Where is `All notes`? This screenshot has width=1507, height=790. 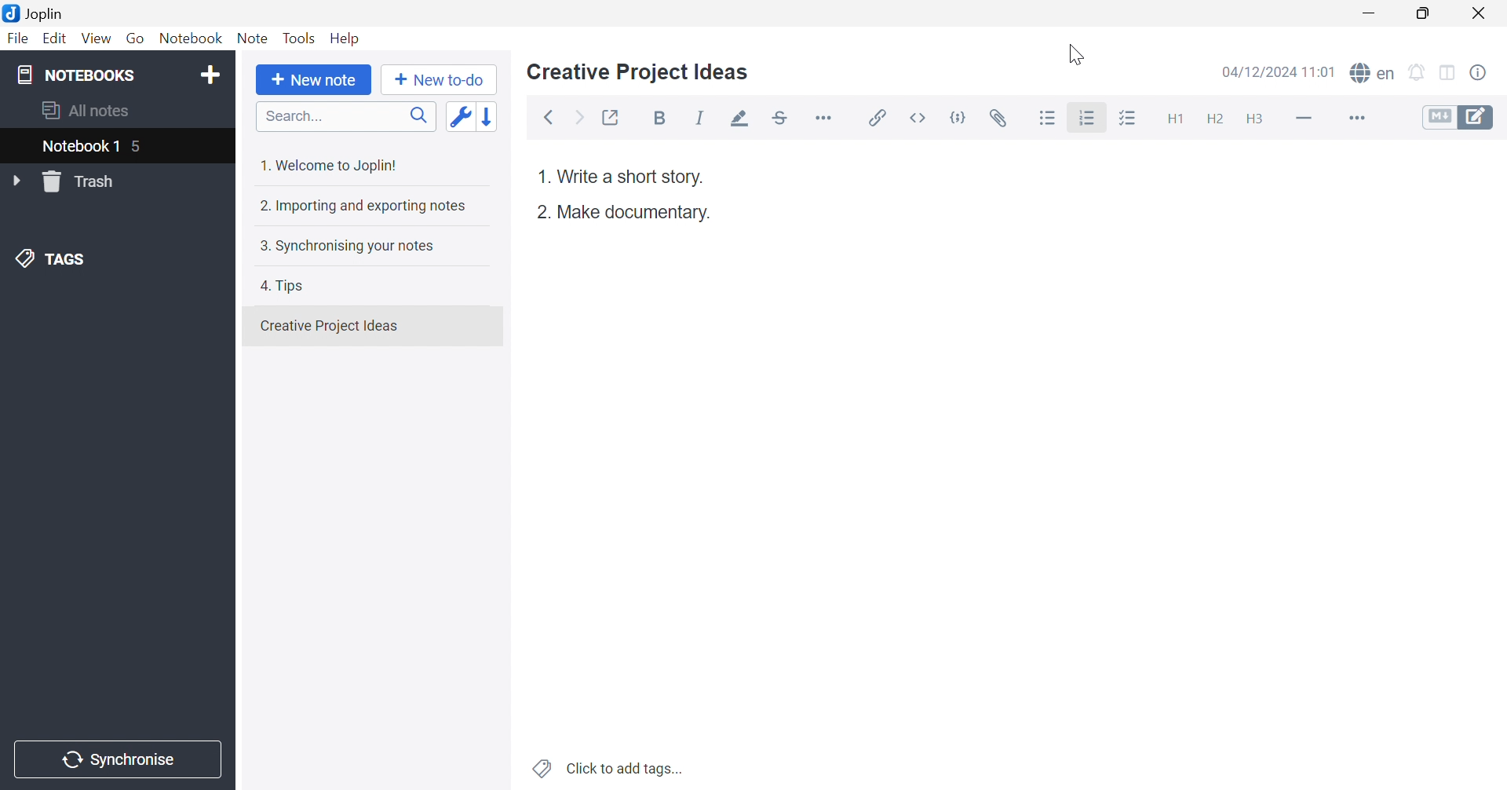
All notes is located at coordinates (82, 110).